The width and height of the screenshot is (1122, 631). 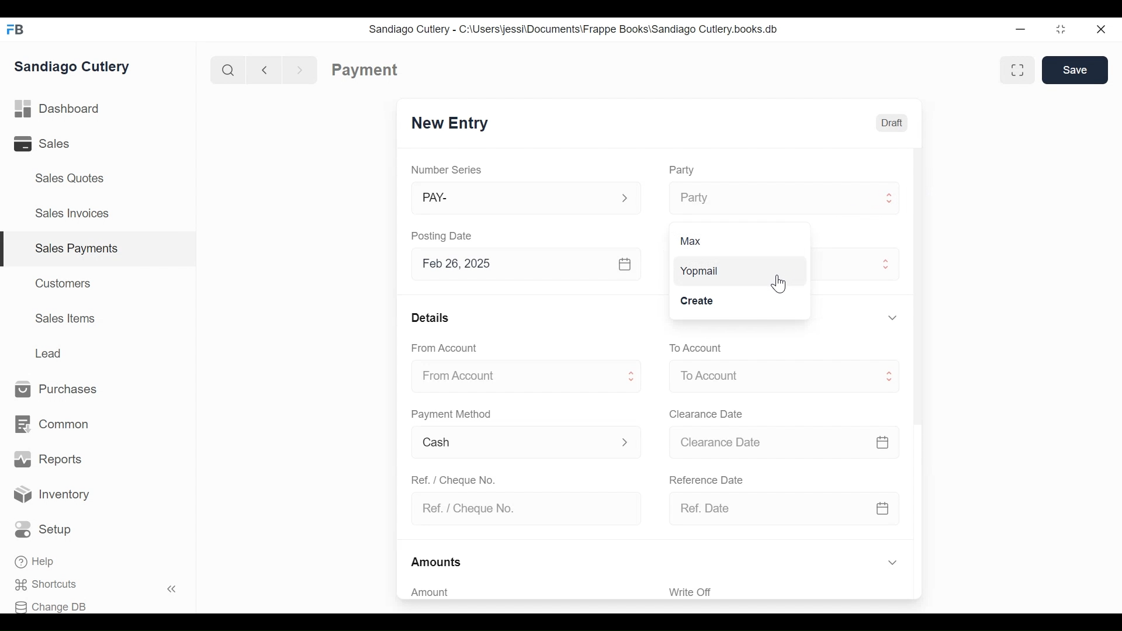 I want to click on Sandiago Cutlery - C:\Users\jessi\Documents\Frappe Books\Sandiago Cutlery.books.db, so click(x=573, y=29).